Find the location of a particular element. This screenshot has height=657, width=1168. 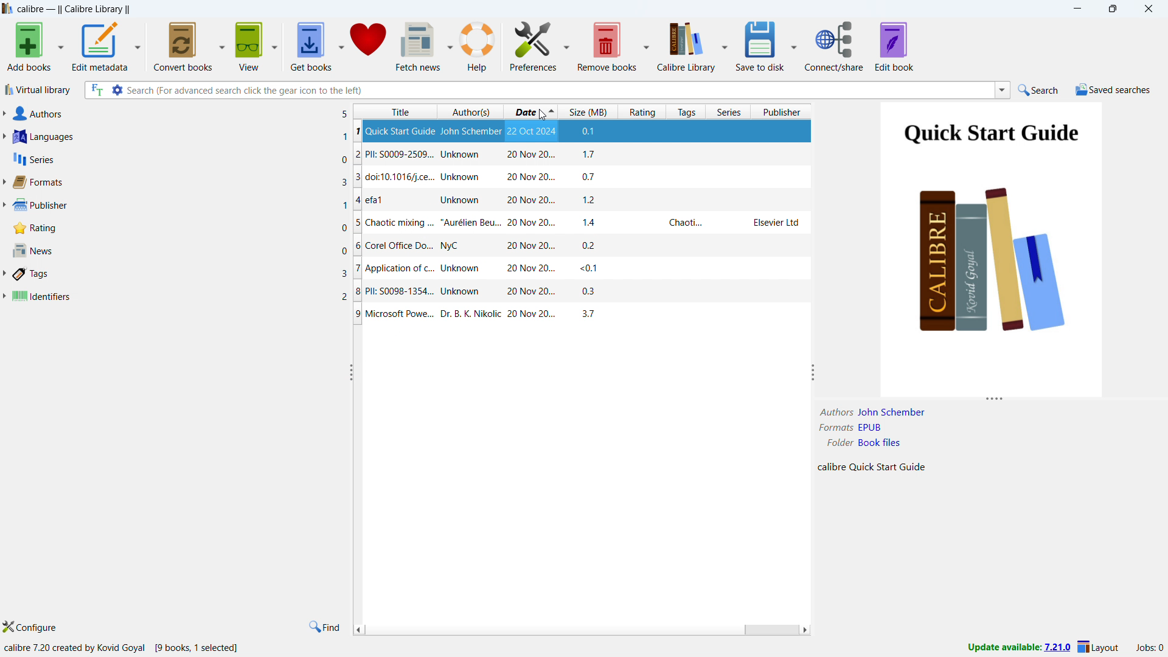

add books is located at coordinates (29, 46).